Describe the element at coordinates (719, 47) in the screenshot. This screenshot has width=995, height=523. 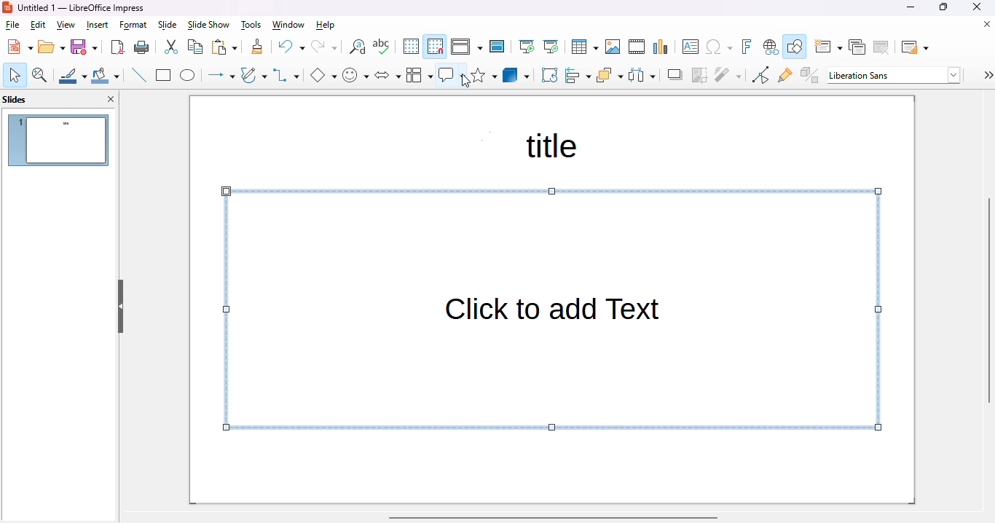
I see `insert special characters` at that location.